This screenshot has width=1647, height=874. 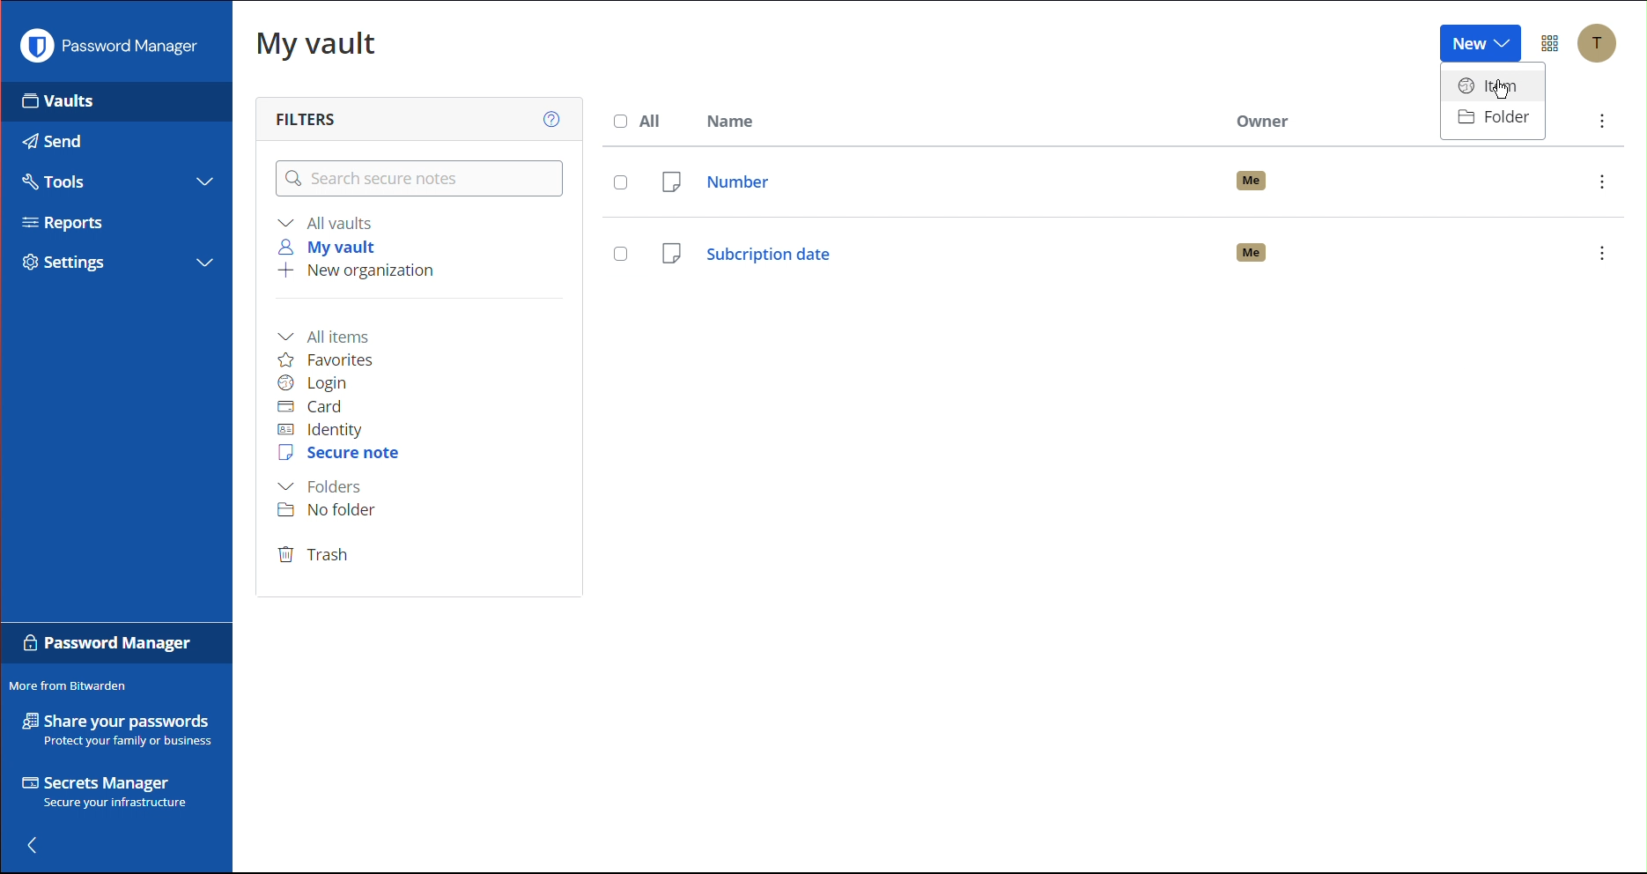 I want to click on Subscription Date, so click(x=1110, y=249).